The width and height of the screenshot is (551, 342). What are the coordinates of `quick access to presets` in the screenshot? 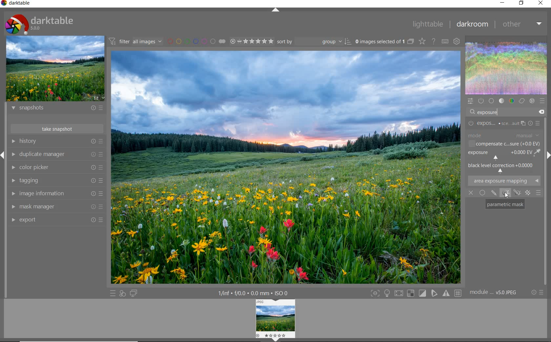 It's located at (112, 294).